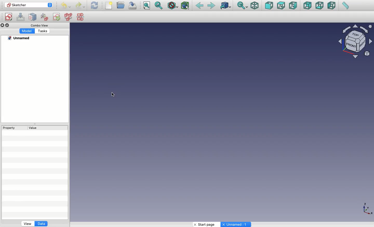 This screenshot has width=374, height=227. What do you see at coordinates (147, 5) in the screenshot?
I see `Fit all` at bounding box center [147, 5].